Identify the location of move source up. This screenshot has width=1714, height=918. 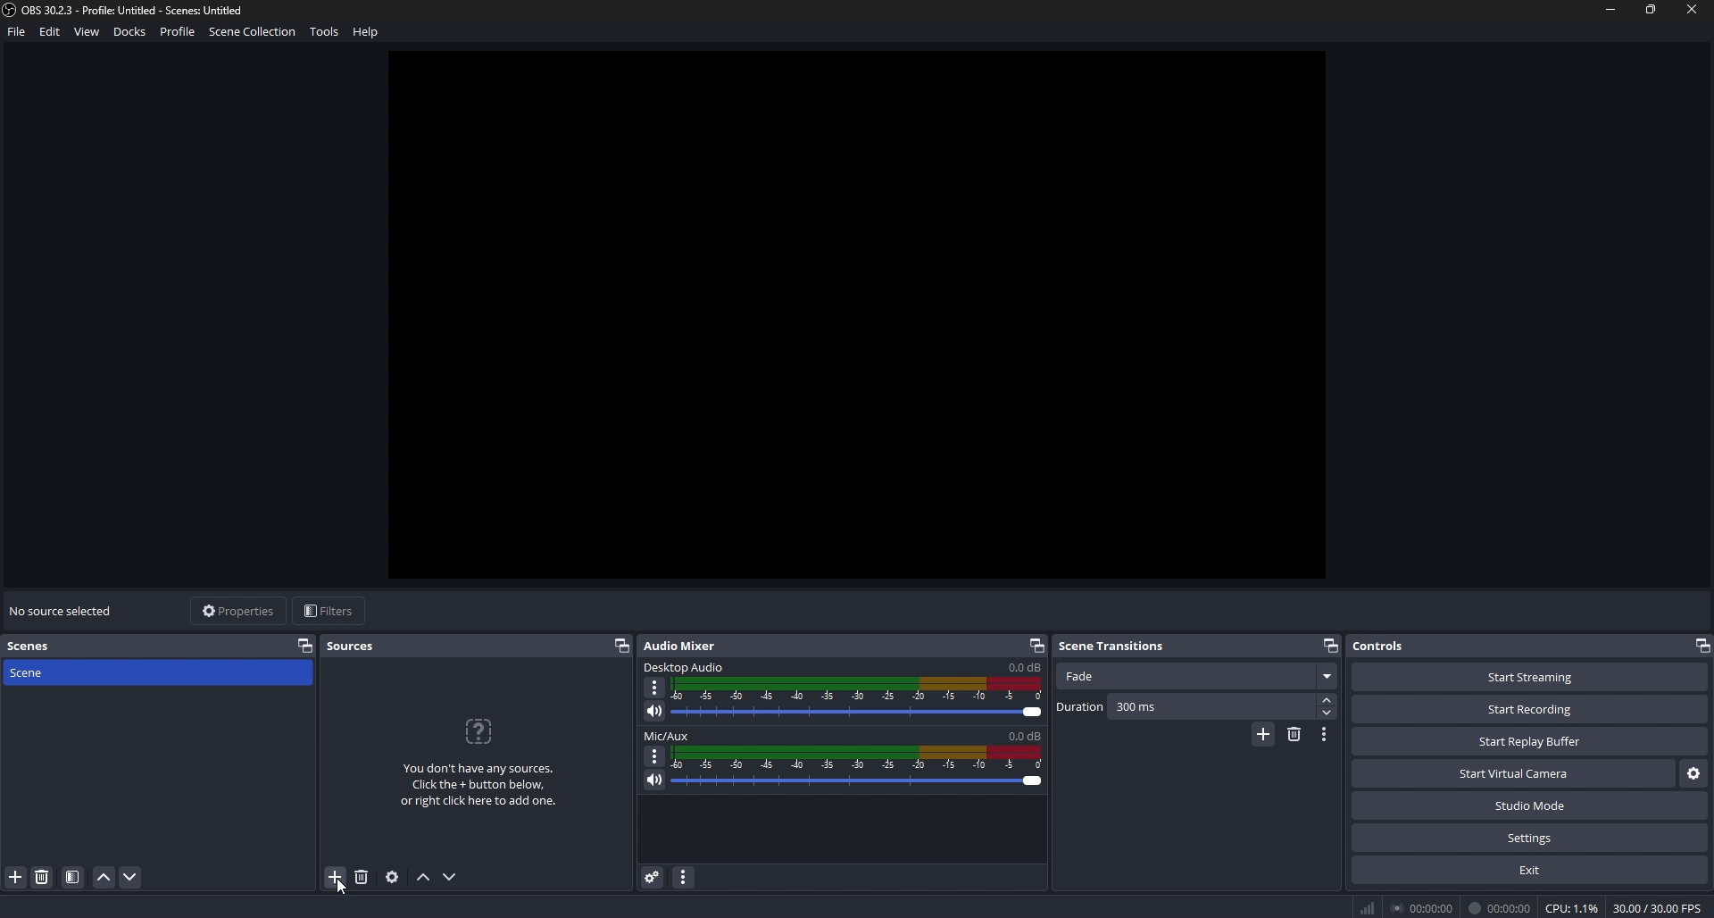
(424, 878).